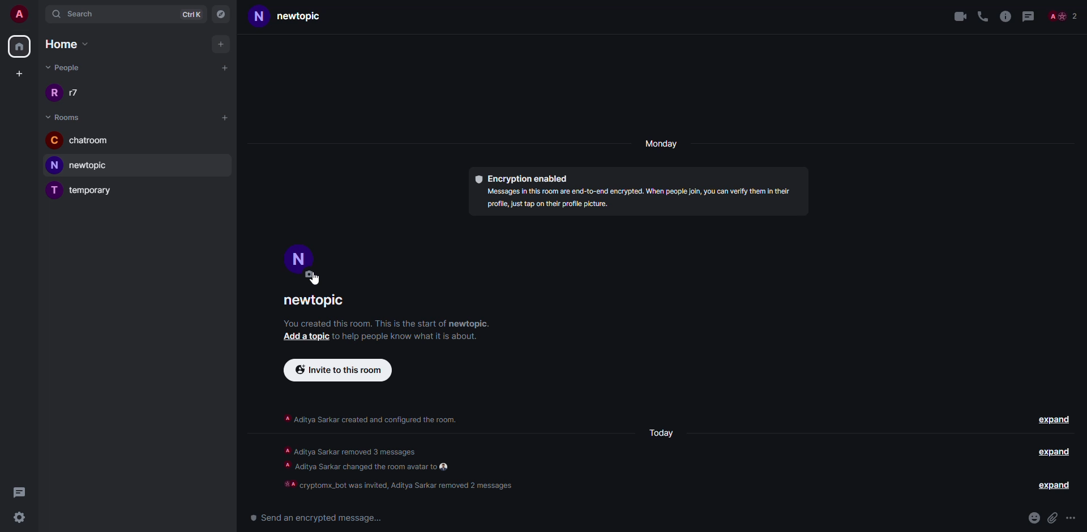  What do you see at coordinates (302, 256) in the screenshot?
I see `profile` at bounding box center [302, 256].